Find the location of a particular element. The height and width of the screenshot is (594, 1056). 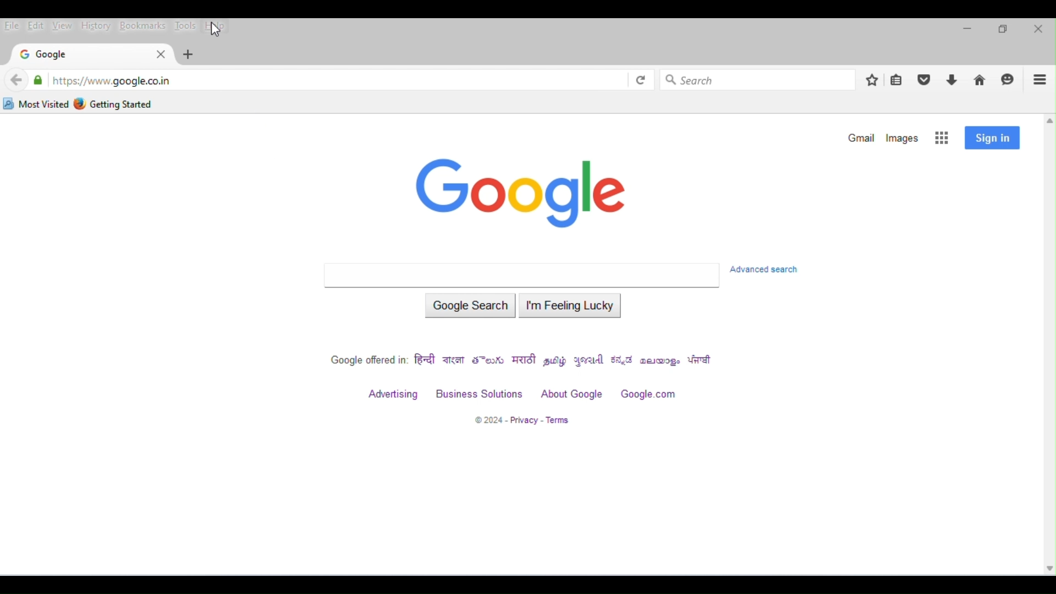

malayalam is located at coordinates (661, 362).